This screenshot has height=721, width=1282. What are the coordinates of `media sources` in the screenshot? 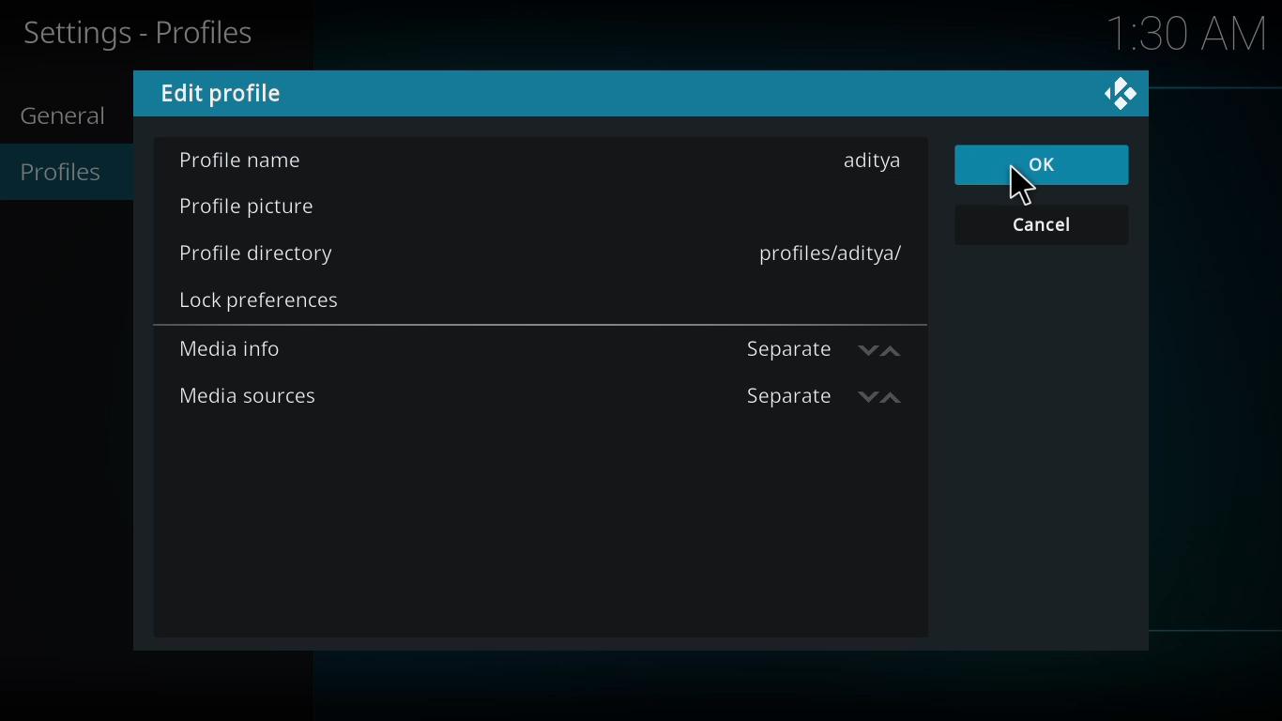 It's located at (248, 393).